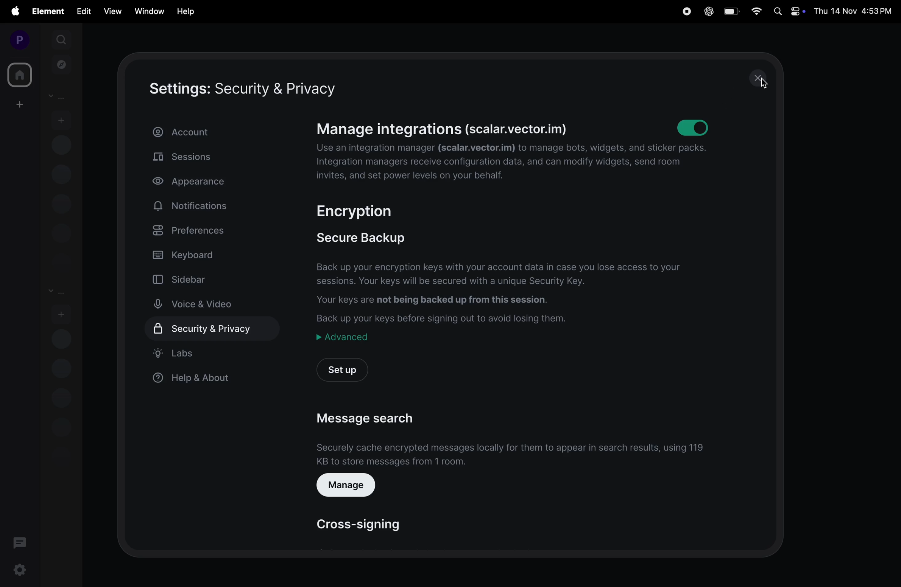 The width and height of the screenshot is (901, 587). Describe the element at coordinates (18, 39) in the screenshot. I see `profile` at that location.